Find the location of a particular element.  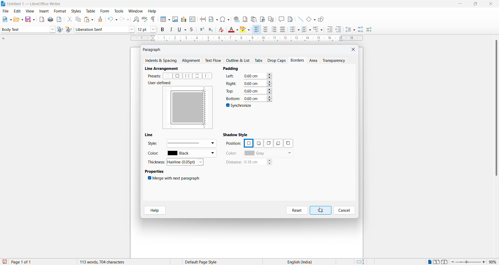

save as is located at coordinates (31, 18).